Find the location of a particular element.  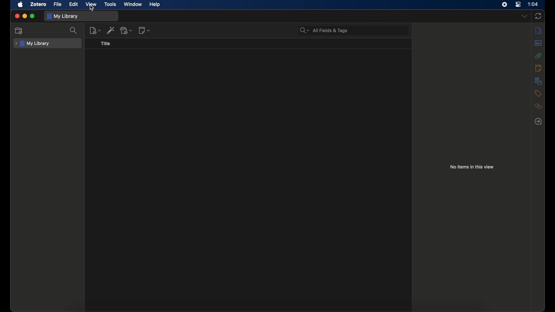

tools is located at coordinates (110, 4).